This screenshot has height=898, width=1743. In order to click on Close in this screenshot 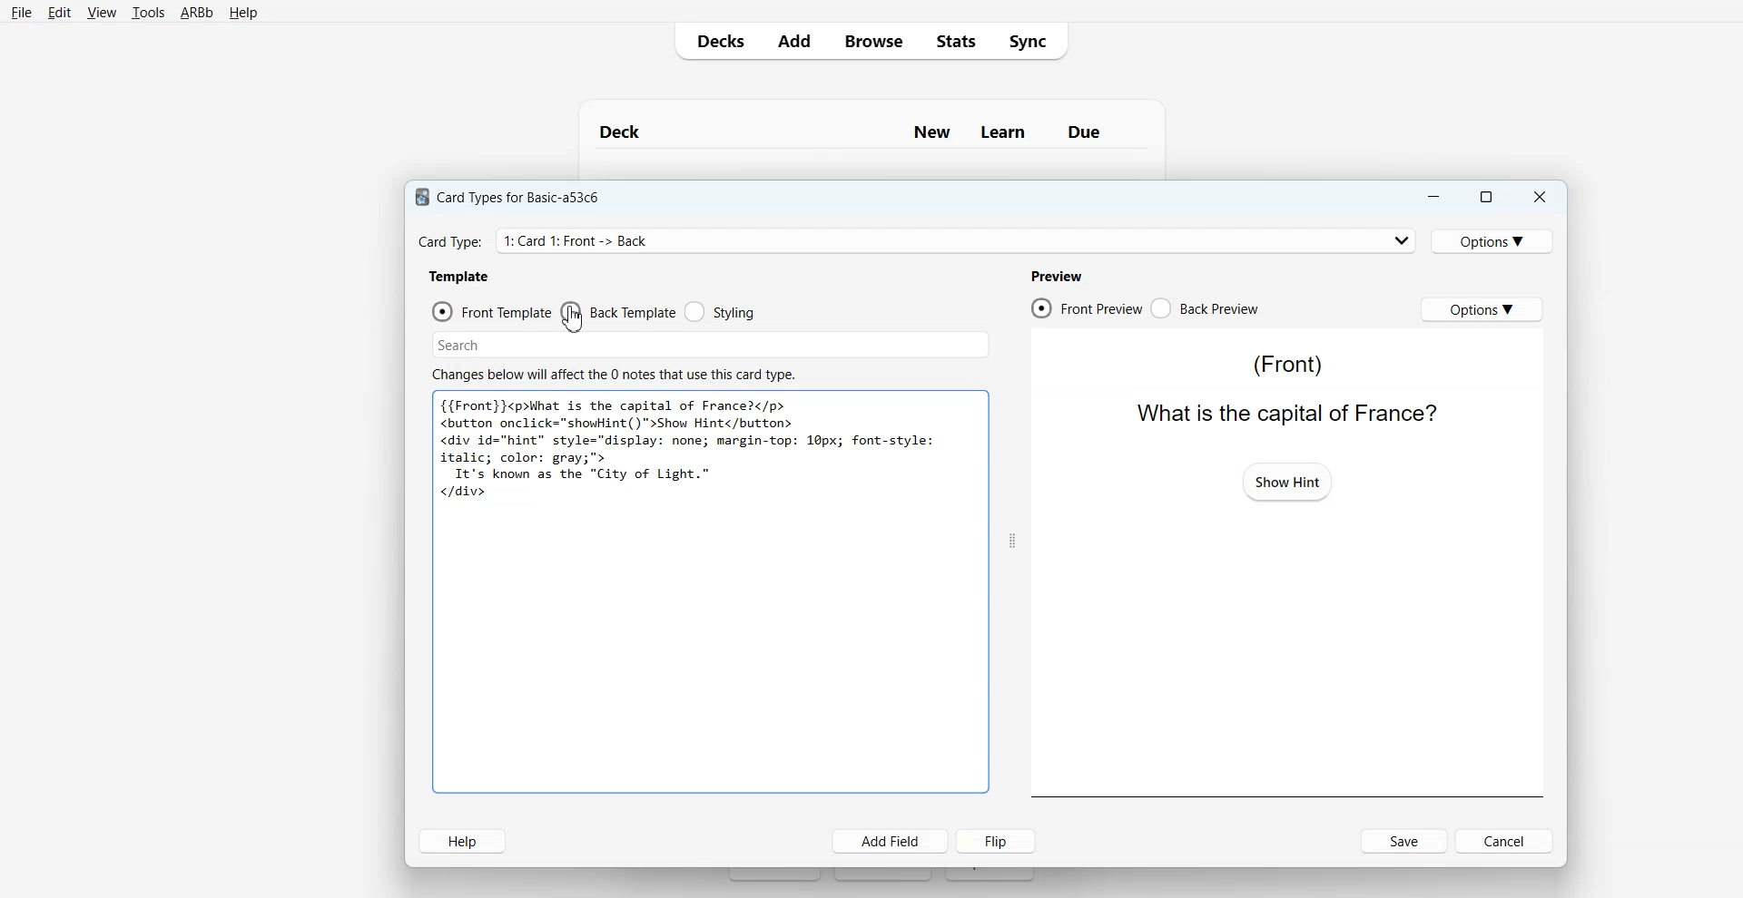, I will do `click(1539, 198)`.